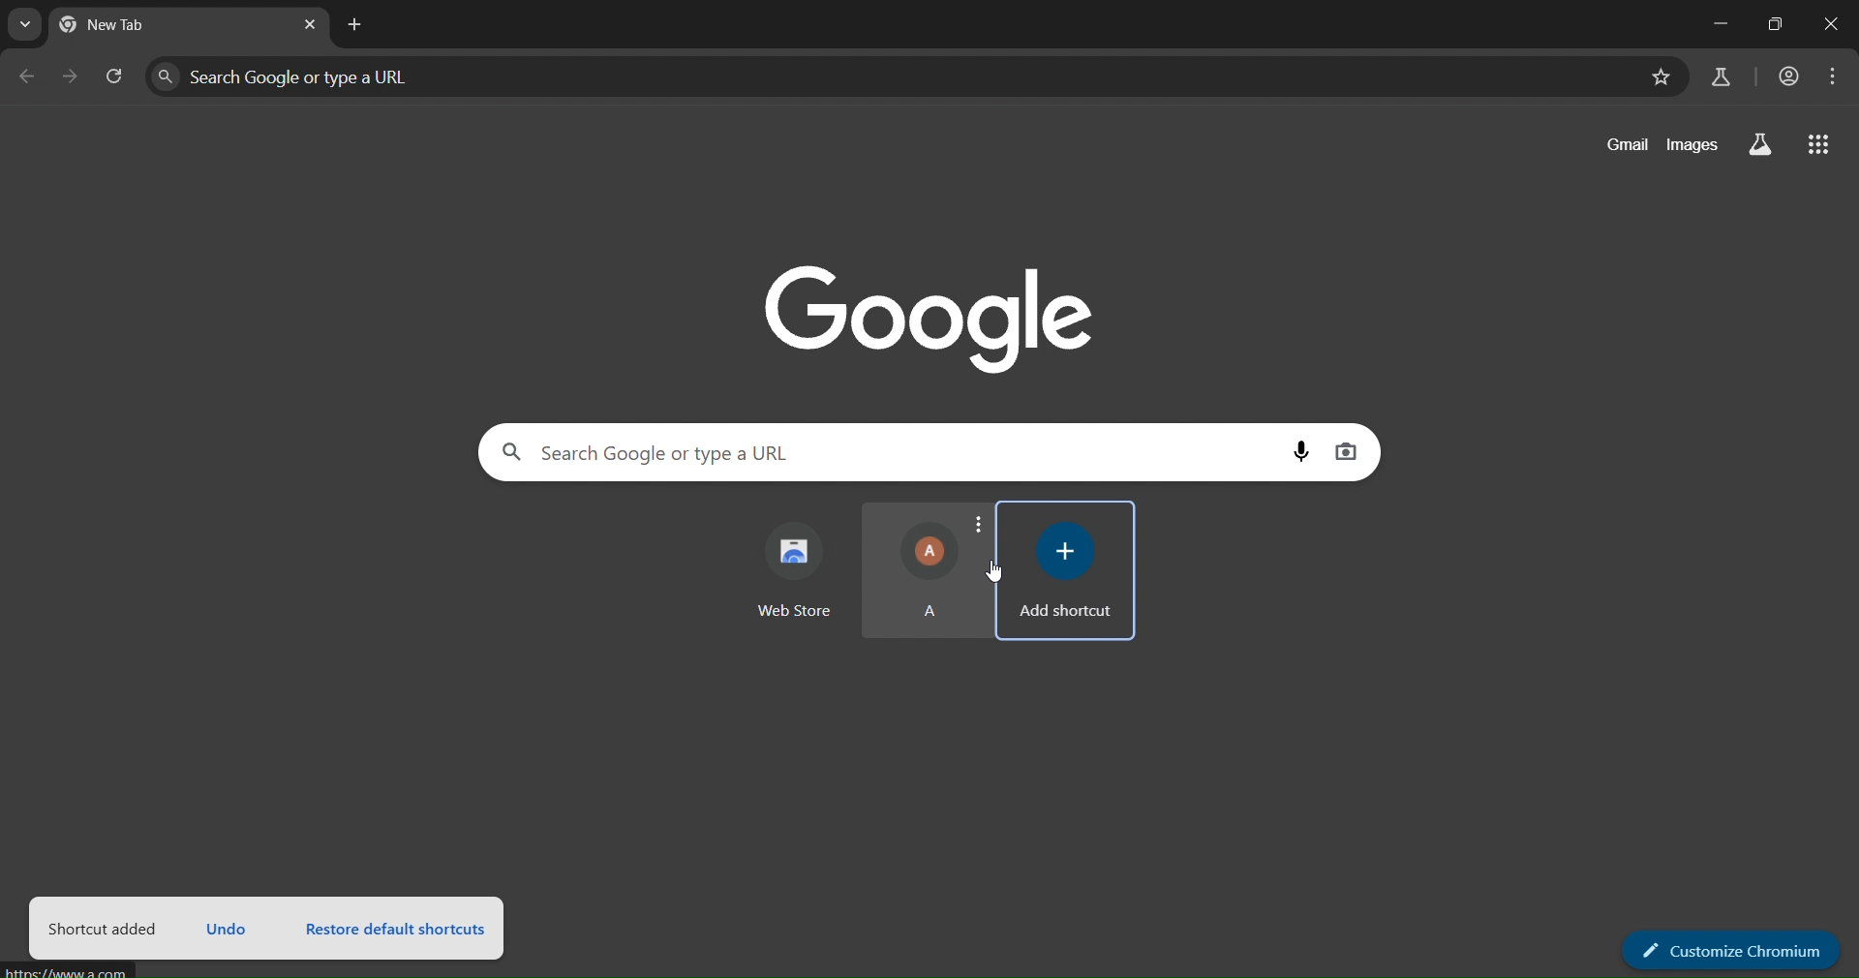 The height and width of the screenshot is (978, 1859). Describe the element at coordinates (72, 79) in the screenshot. I see `go forward one page` at that location.